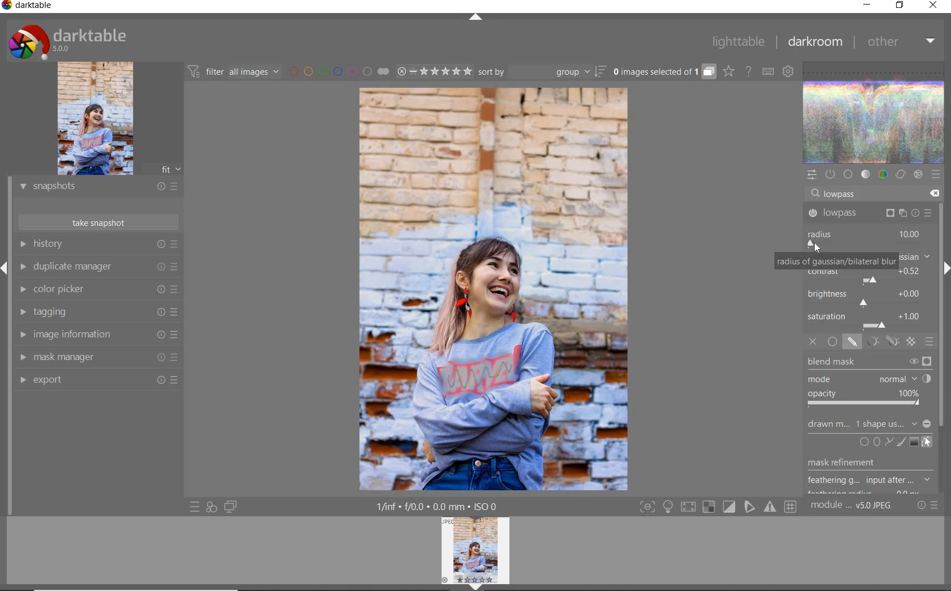 This screenshot has height=591, width=951. I want to click on mask manager, so click(97, 358).